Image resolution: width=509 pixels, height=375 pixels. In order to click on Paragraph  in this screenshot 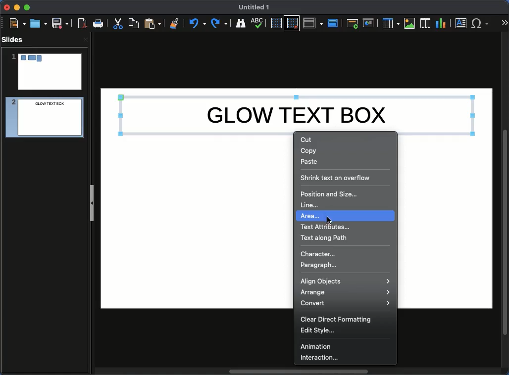, I will do `click(319, 265)`.